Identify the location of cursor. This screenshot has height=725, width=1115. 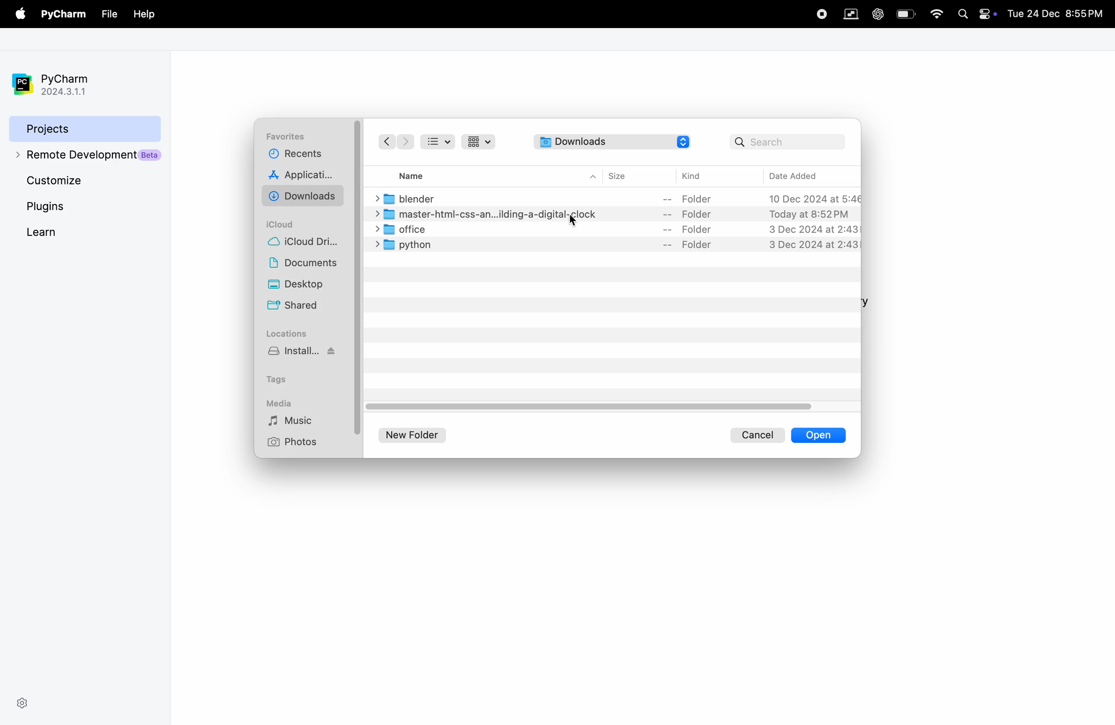
(571, 219).